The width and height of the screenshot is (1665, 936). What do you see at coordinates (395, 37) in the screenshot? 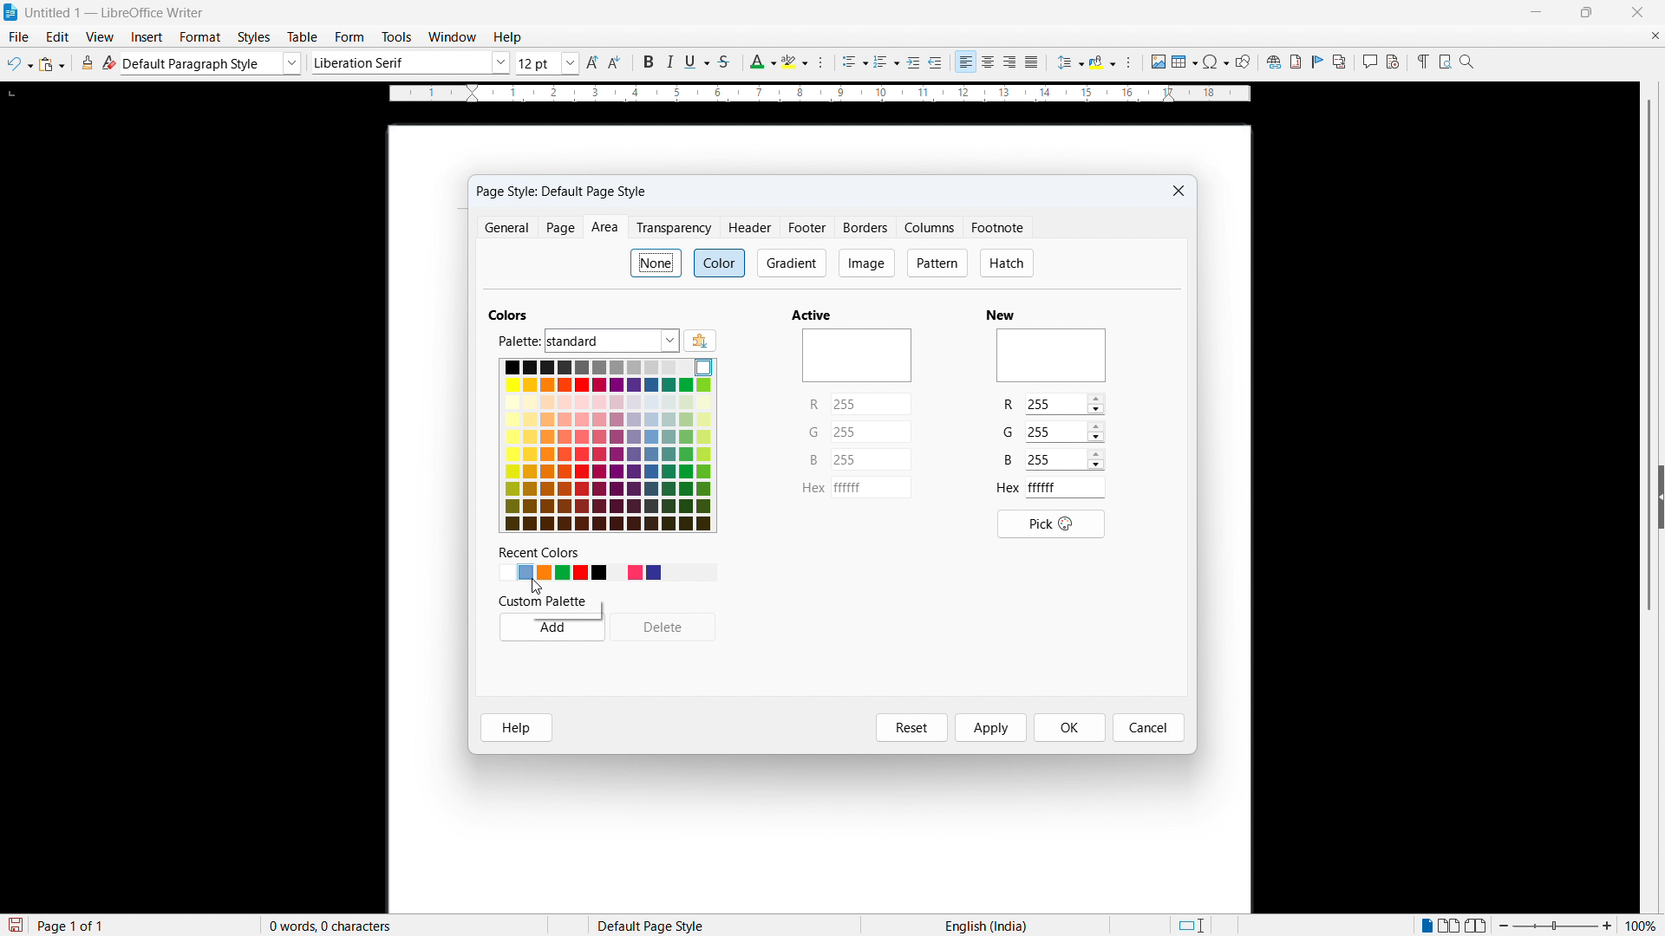
I see `Tools ` at bounding box center [395, 37].